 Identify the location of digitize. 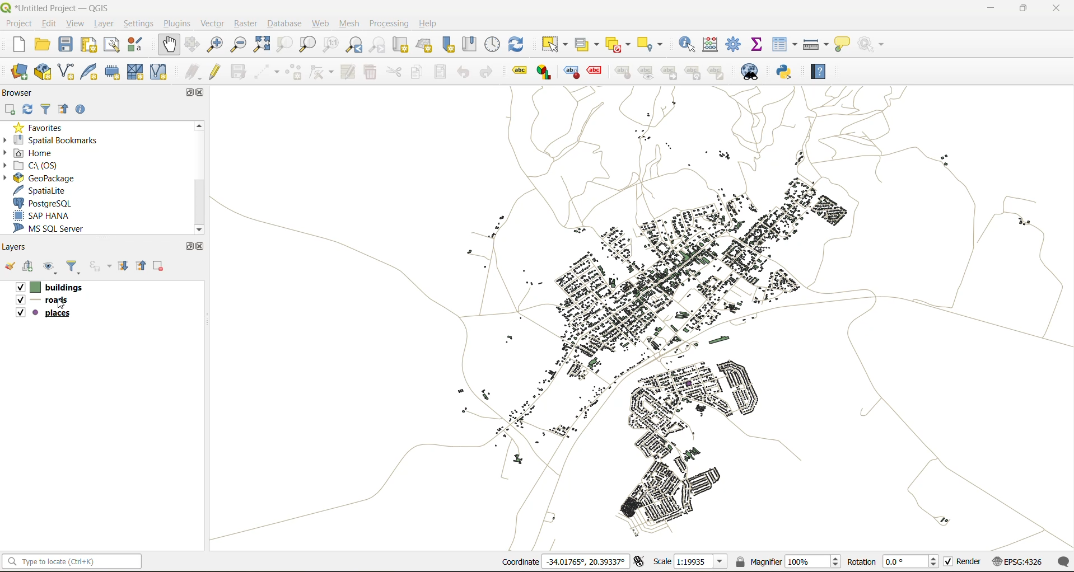
(265, 70).